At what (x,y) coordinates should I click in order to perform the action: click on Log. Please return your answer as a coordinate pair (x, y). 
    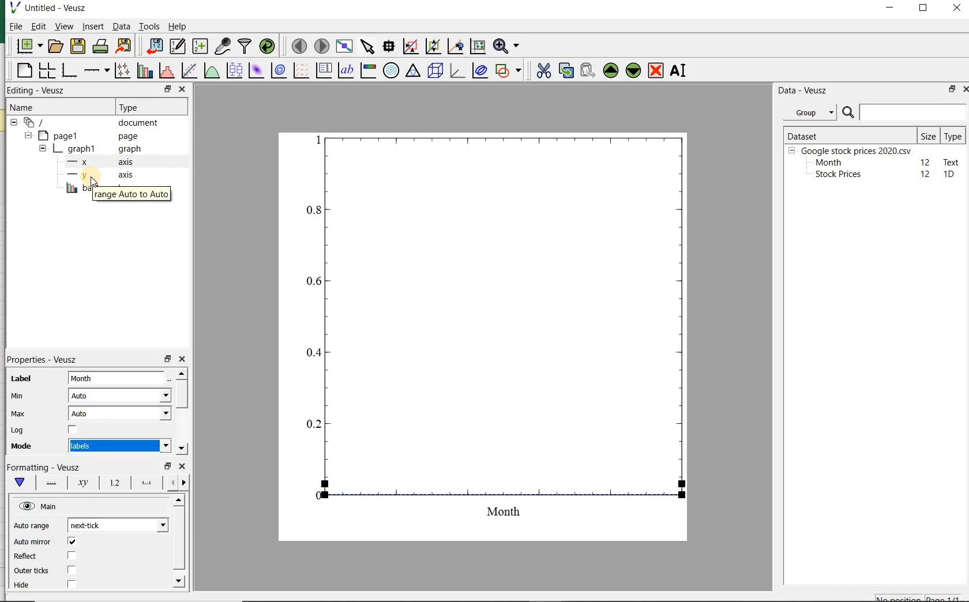
    Looking at the image, I should click on (17, 430).